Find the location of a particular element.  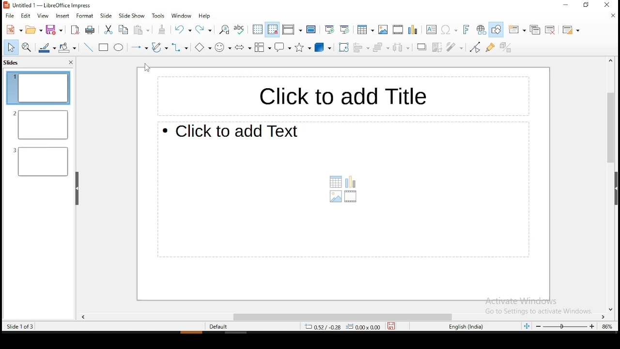

slide 3 is located at coordinates (42, 160).